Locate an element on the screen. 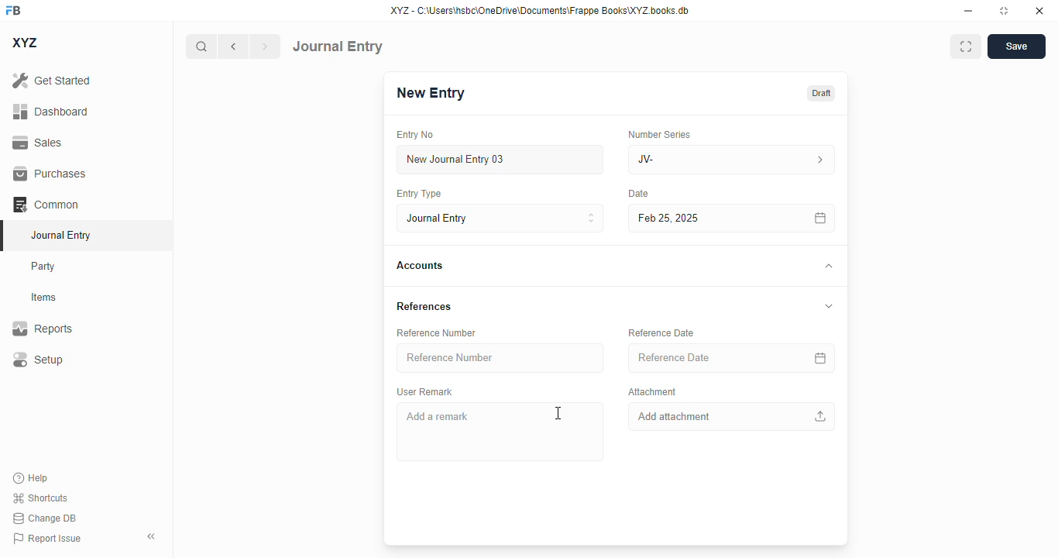 Image resolution: width=1058 pixels, height=558 pixels. help is located at coordinates (31, 478).